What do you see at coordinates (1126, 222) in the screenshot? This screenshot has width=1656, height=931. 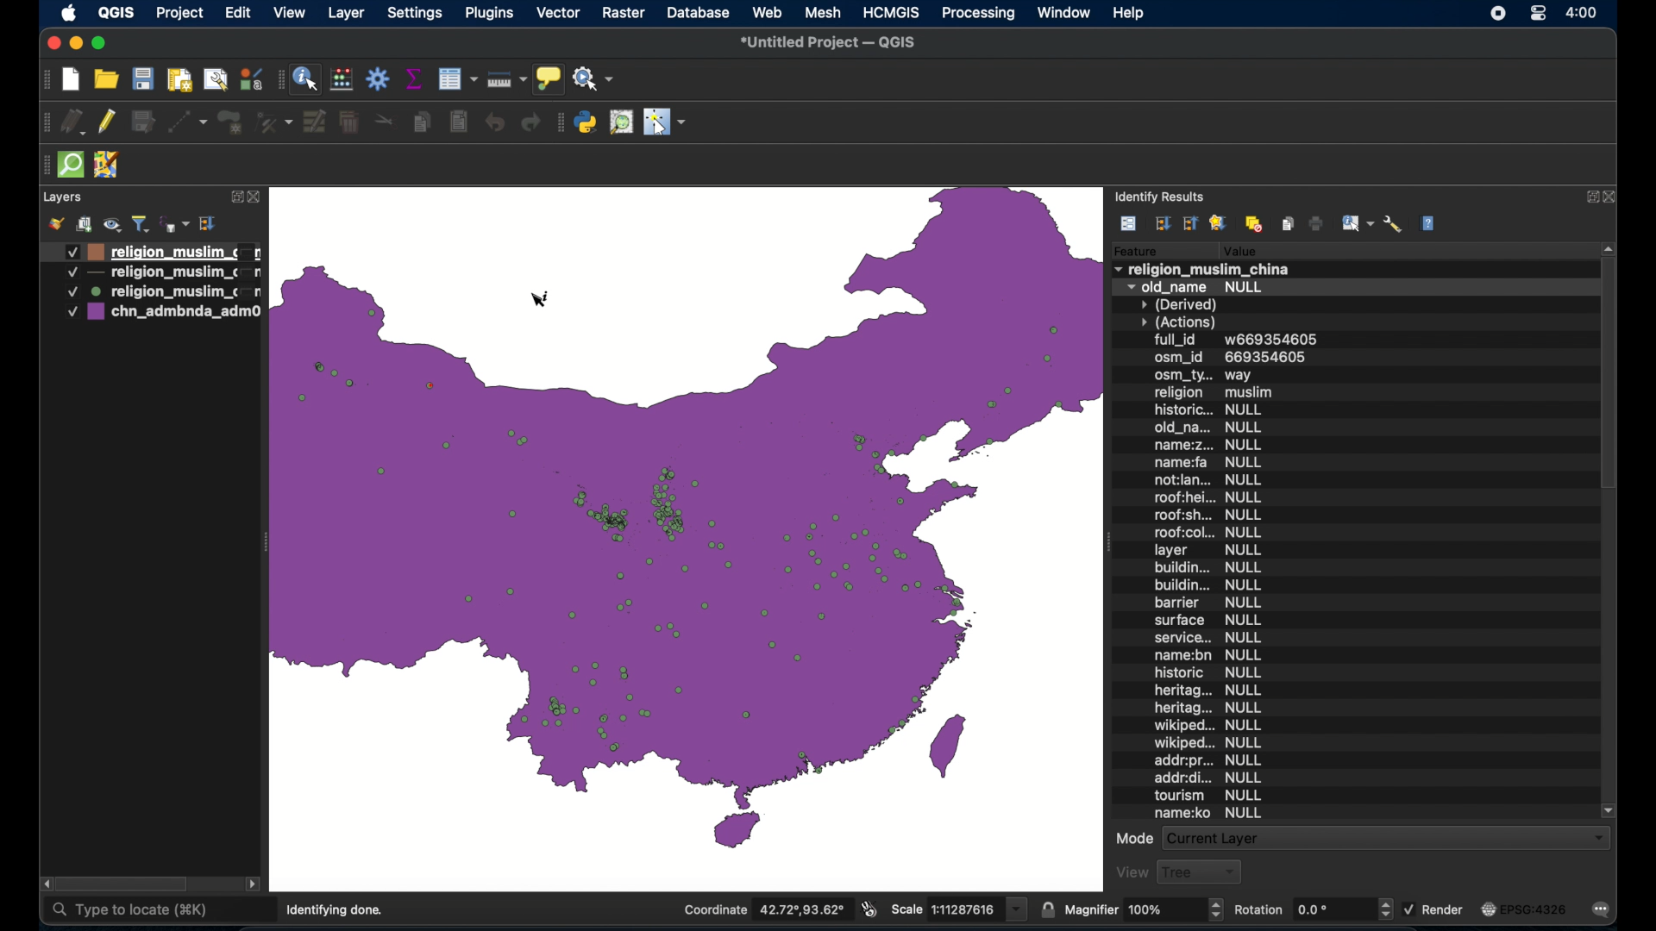 I see `view feature form` at bounding box center [1126, 222].